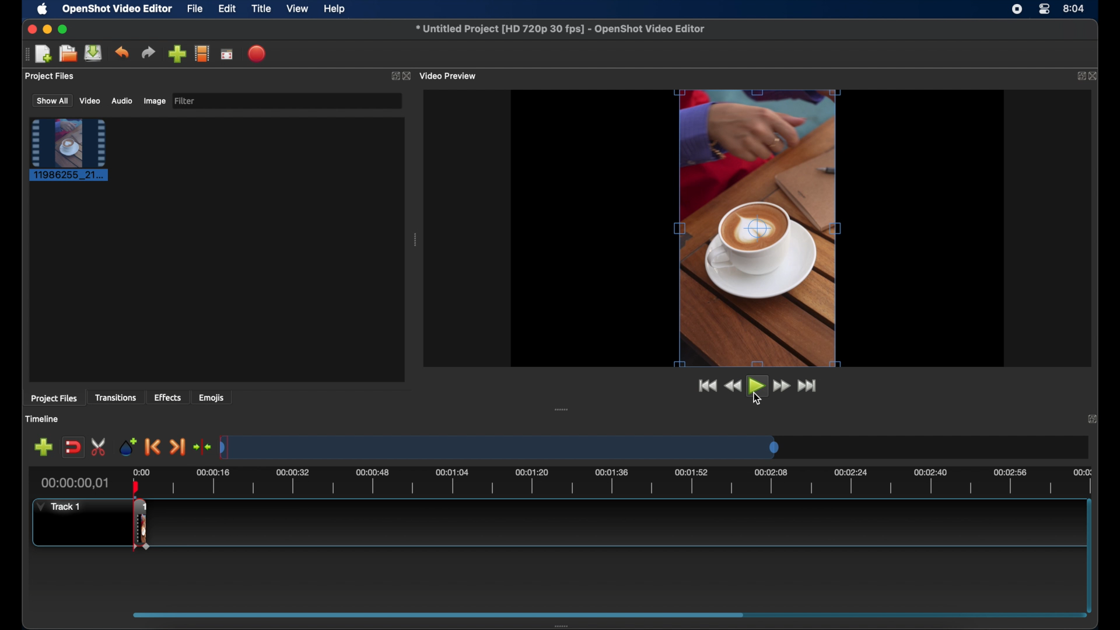 This screenshot has height=630, width=1120. What do you see at coordinates (116, 398) in the screenshot?
I see `transitions` at bounding box center [116, 398].